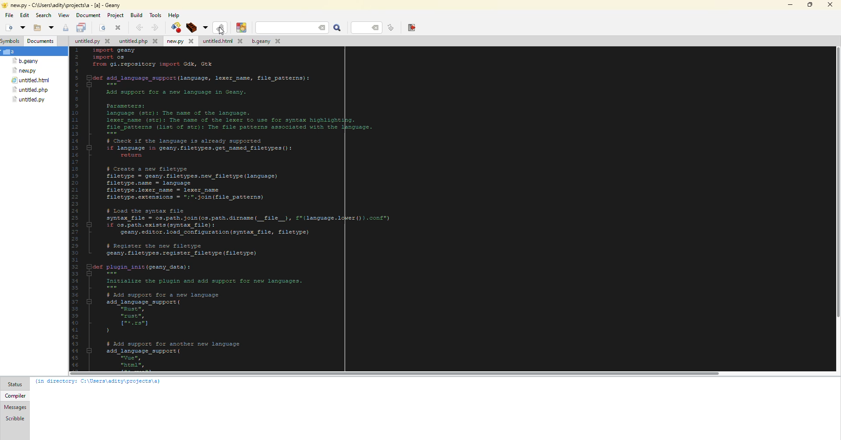 The width and height of the screenshot is (841, 440). What do you see at coordinates (808, 4) in the screenshot?
I see `maximize` at bounding box center [808, 4].